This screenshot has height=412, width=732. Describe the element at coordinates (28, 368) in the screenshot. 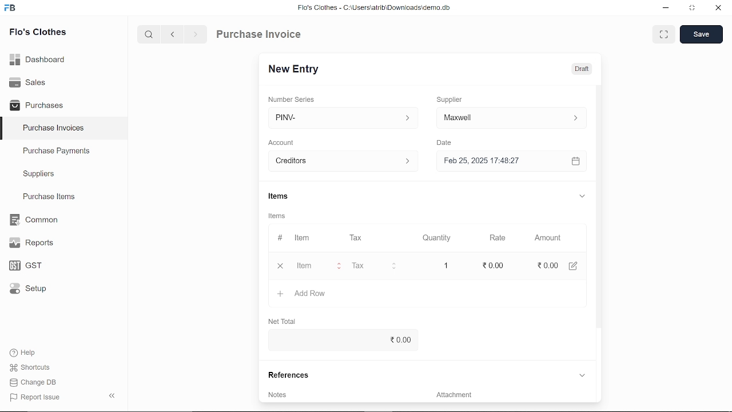

I see `Shortcuts` at that location.